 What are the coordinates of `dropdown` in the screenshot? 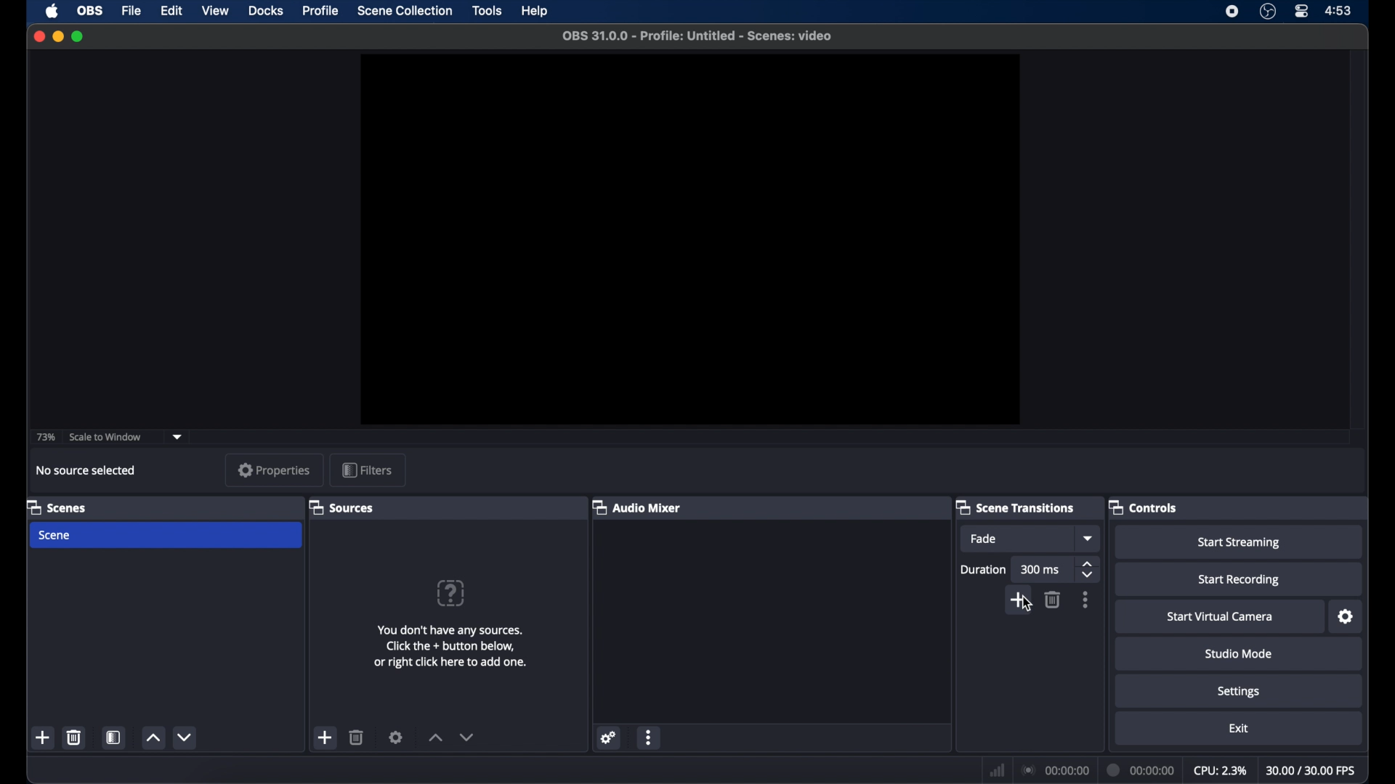 It's located at (1089, 538).